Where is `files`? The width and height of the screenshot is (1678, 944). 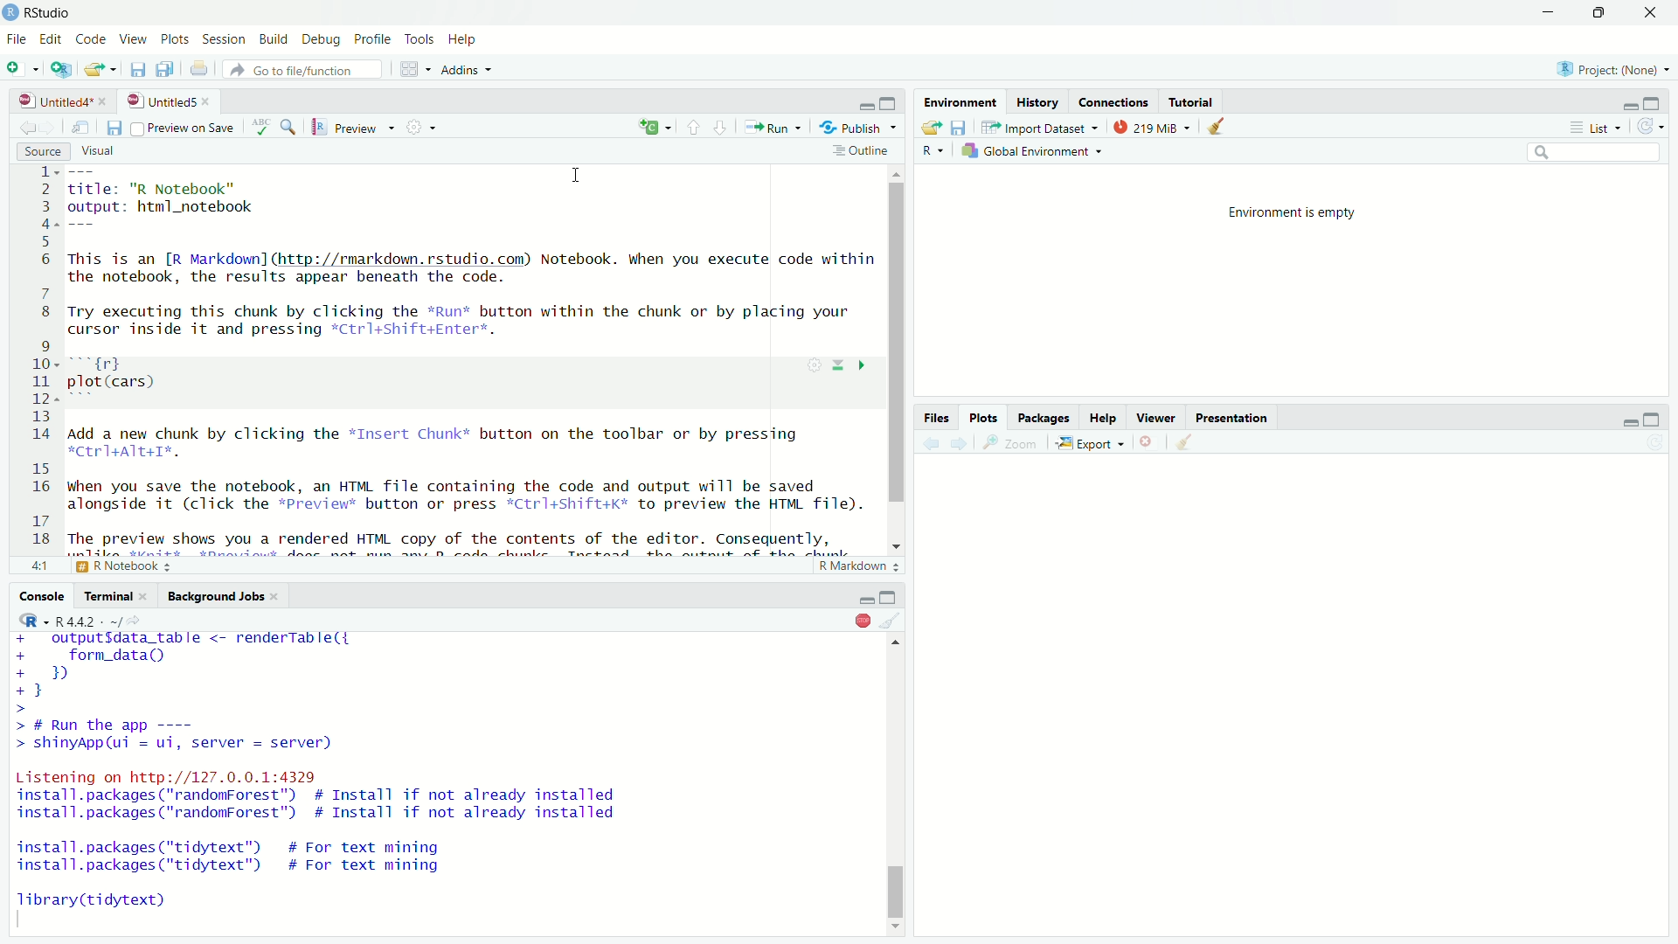
files is located at coordinates (937, 418).